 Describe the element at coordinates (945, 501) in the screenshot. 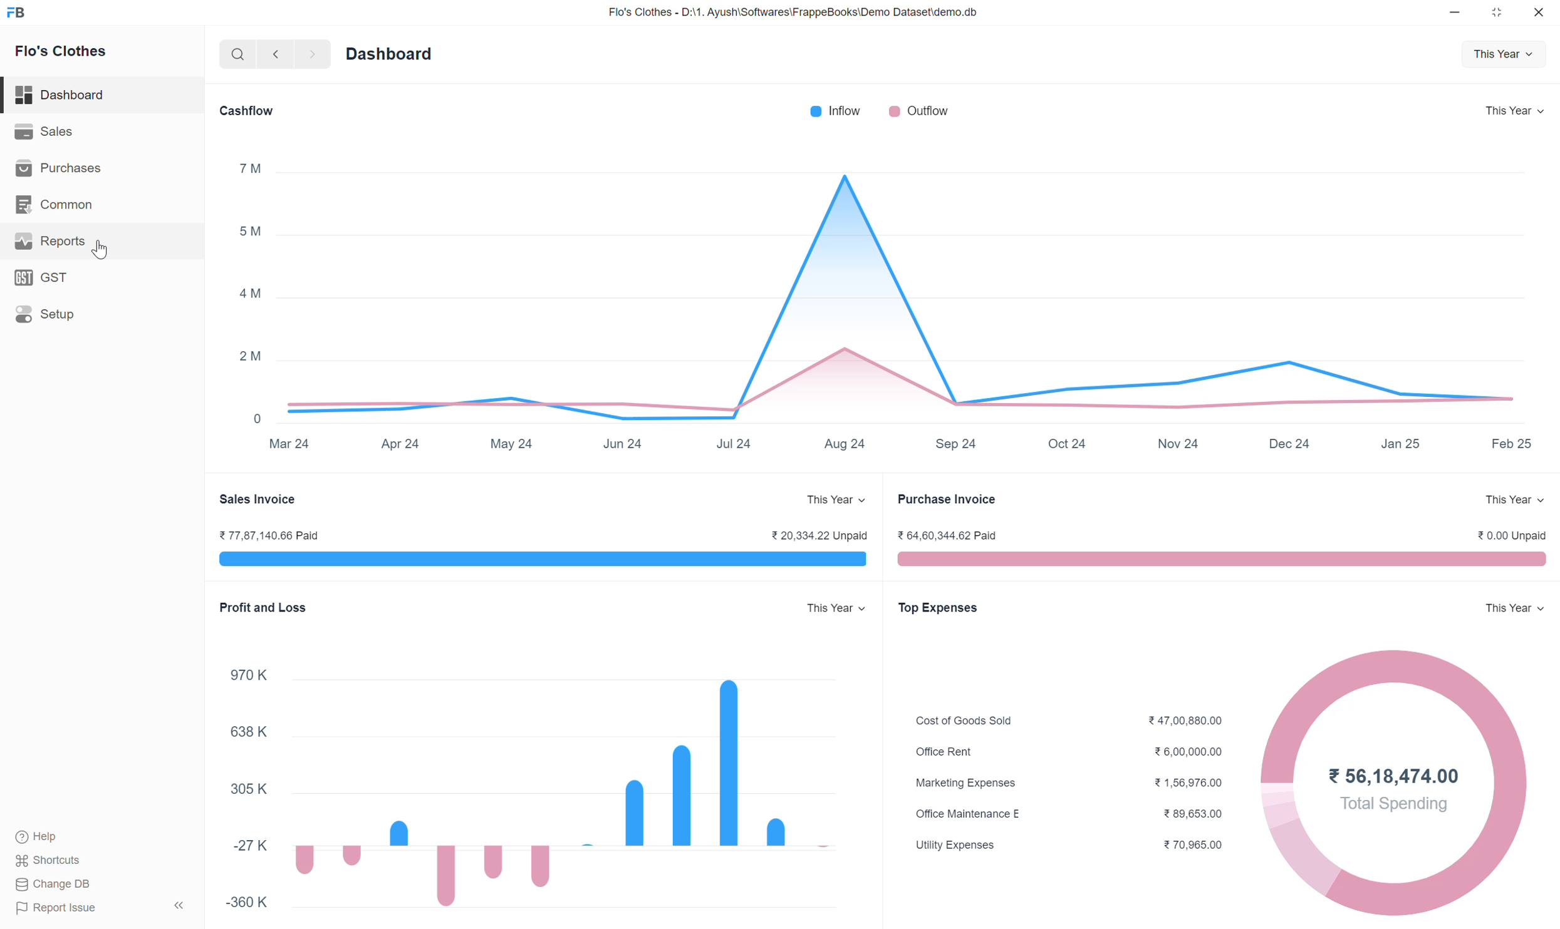

I see `purchase invoice` at that location.